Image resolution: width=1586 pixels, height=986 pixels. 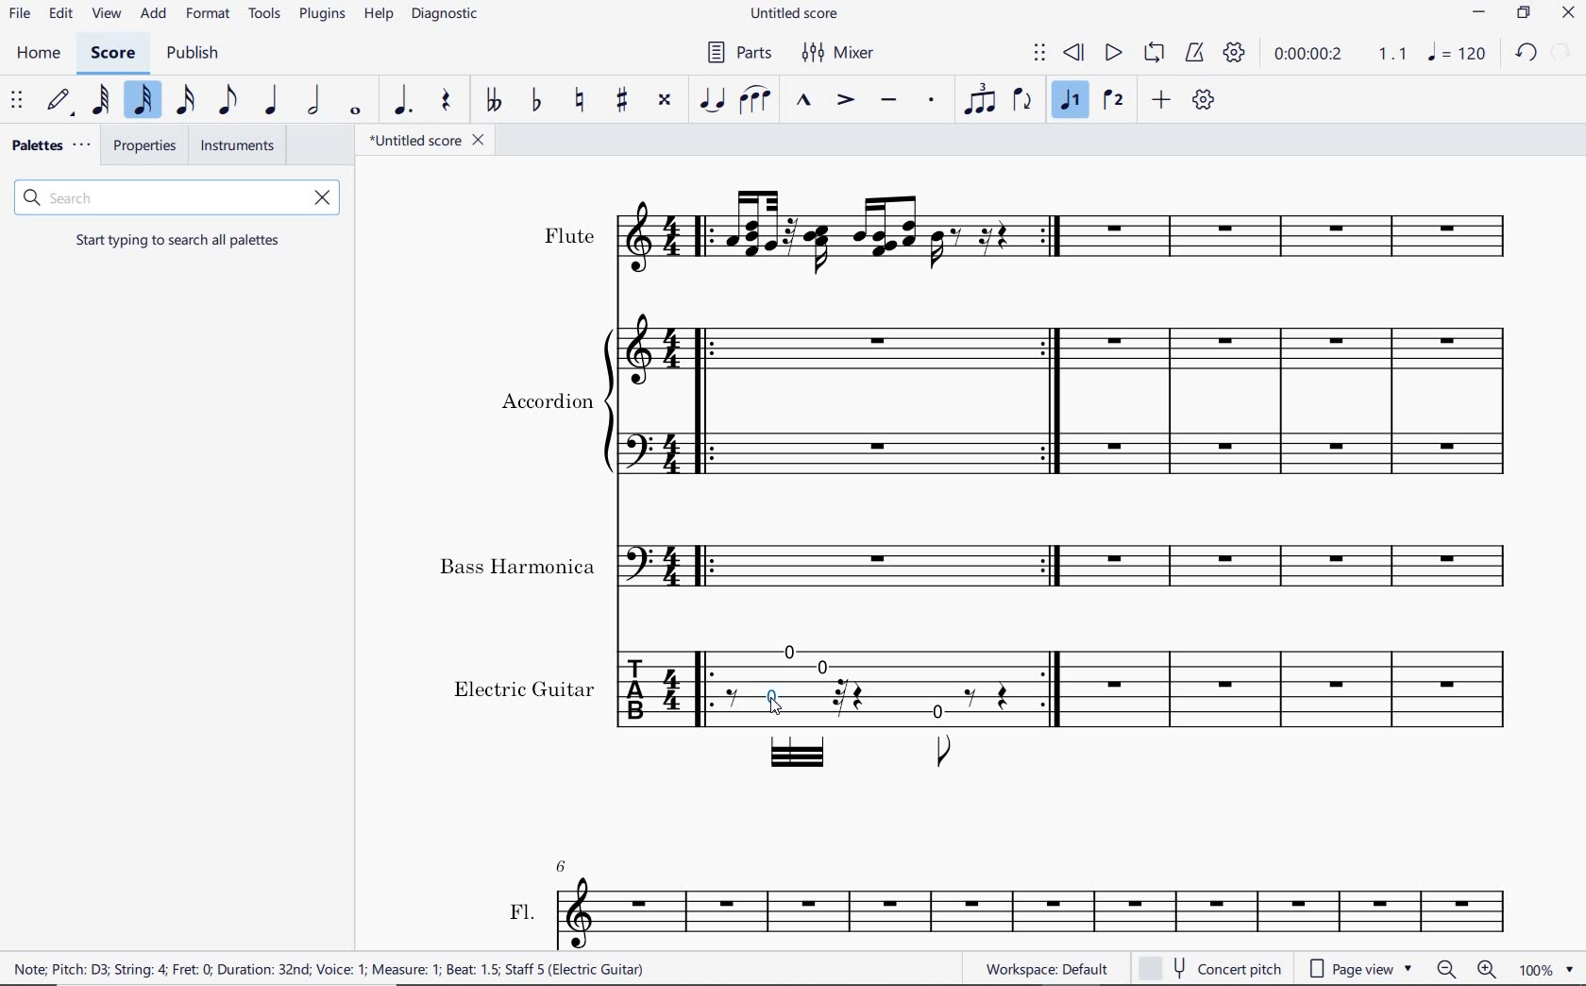 I want to click on augmentation dot, so click(x=403, y=101).